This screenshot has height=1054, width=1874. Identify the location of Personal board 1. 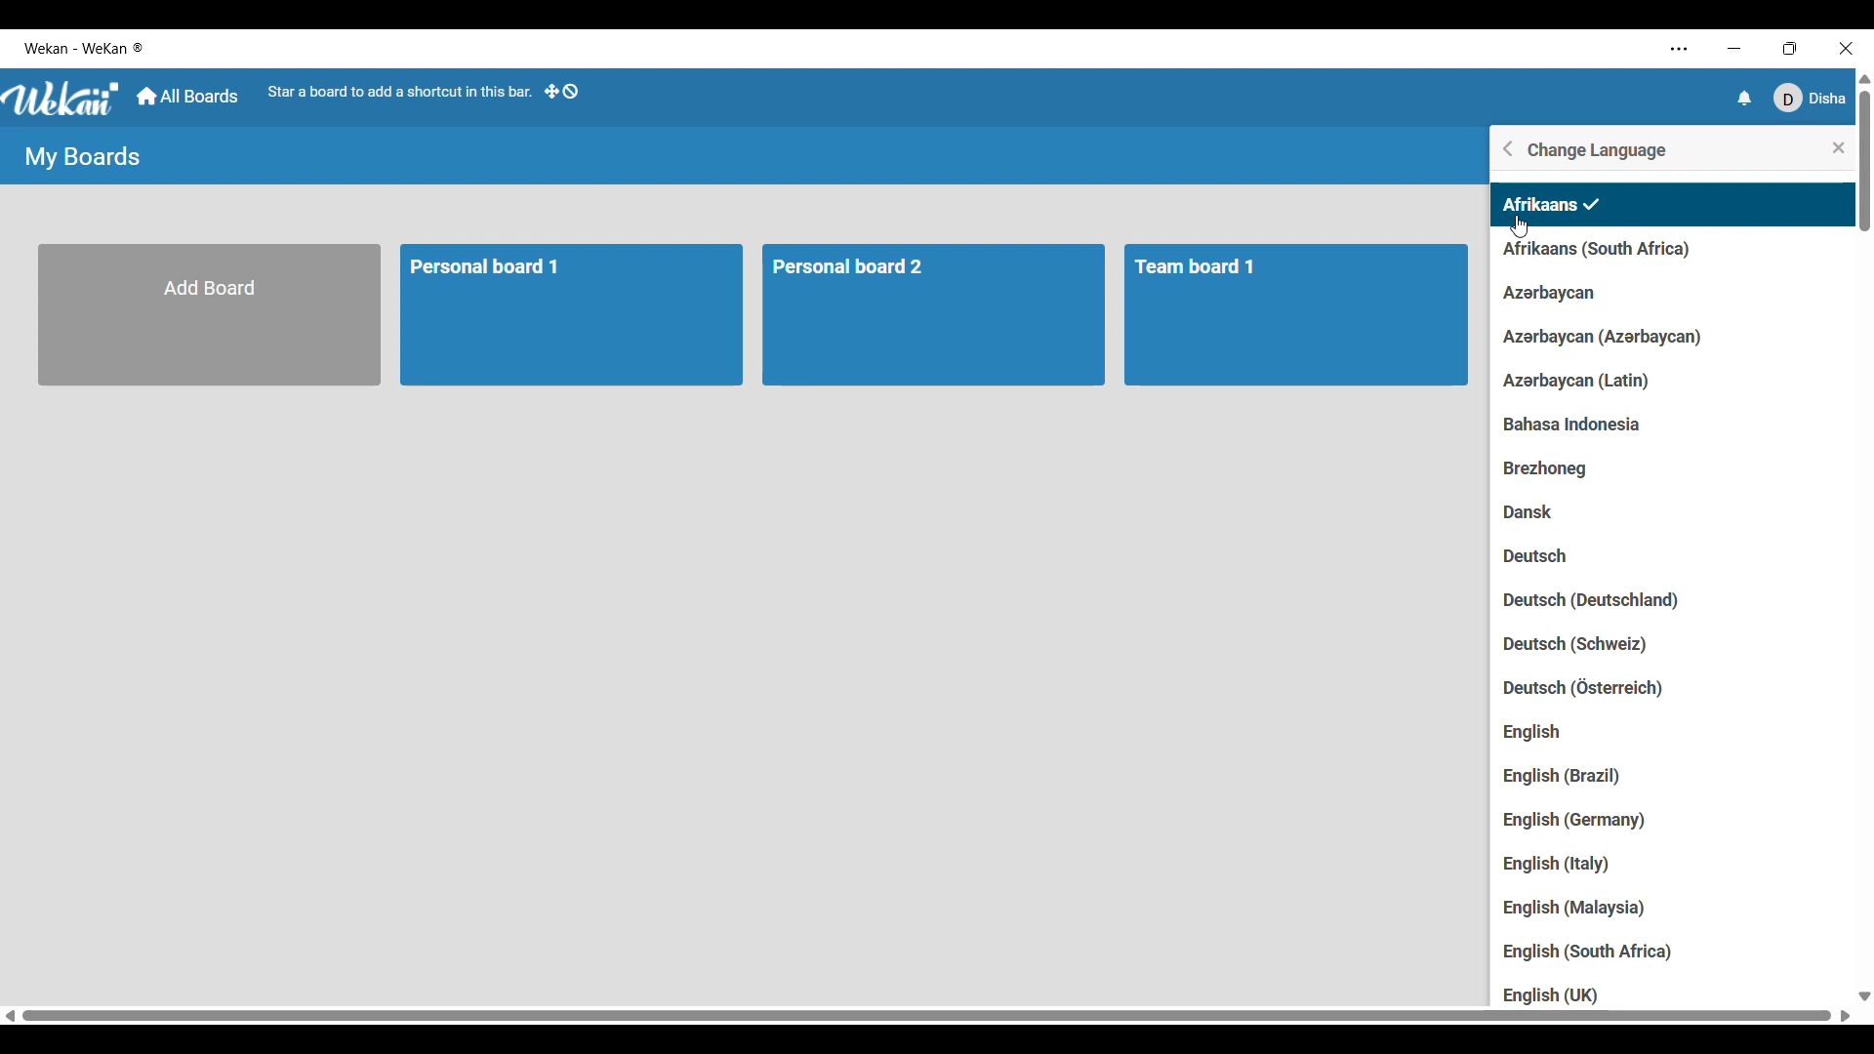
(574, 316).